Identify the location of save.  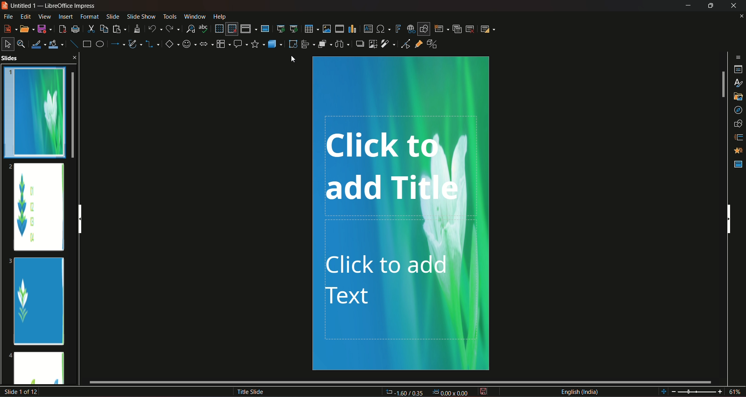
(45, 28).